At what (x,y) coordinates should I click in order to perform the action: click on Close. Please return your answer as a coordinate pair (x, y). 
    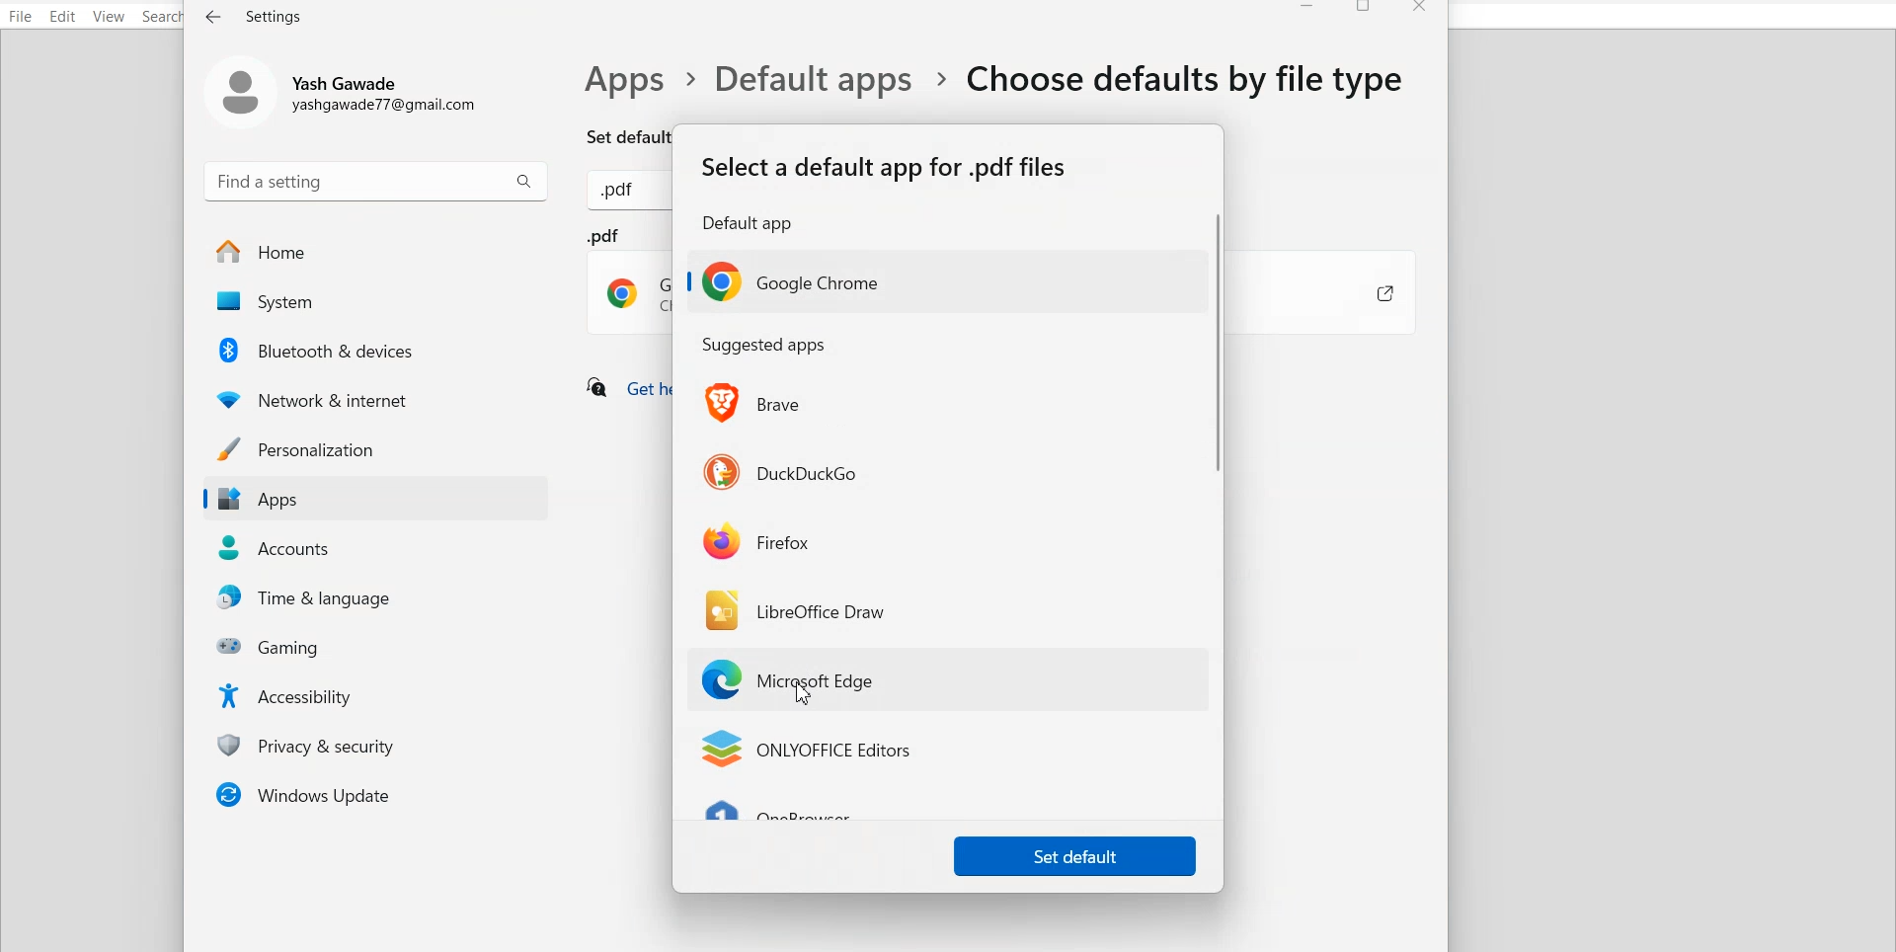
    Looking at the image, I should click on (1419, 10).